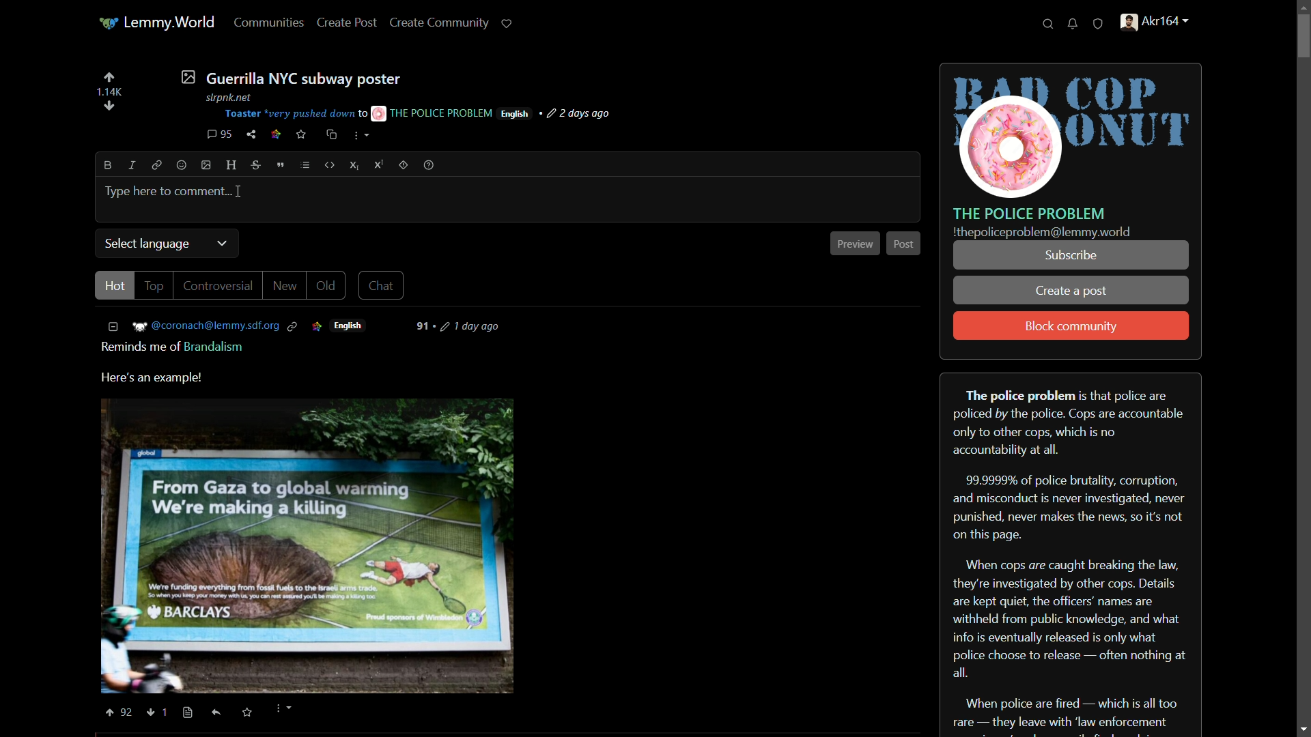 Image resolution: width=1311 pixels, height=737 pixels. What do you see at coordinates (1074, 24) in the screenshot?
I see `unread notifications` at bounding box center [1074, 24].